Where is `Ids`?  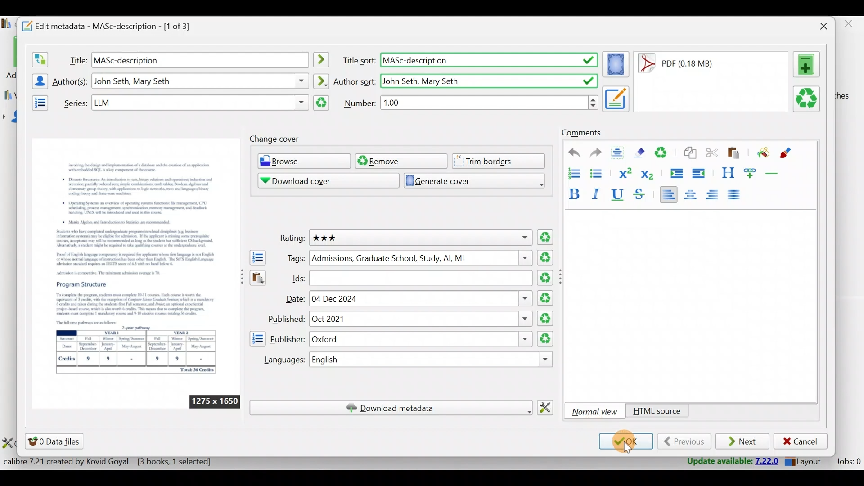
Ids is located at coordinates (293, 278).